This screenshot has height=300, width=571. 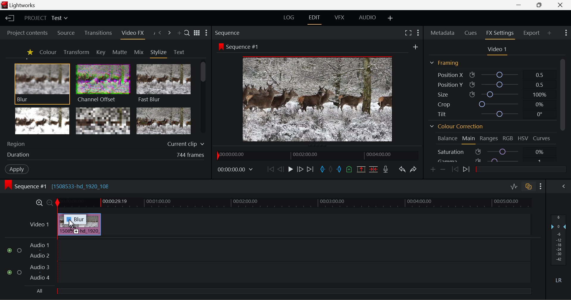 I want to click on Favourites, so click(x=29, y=52).